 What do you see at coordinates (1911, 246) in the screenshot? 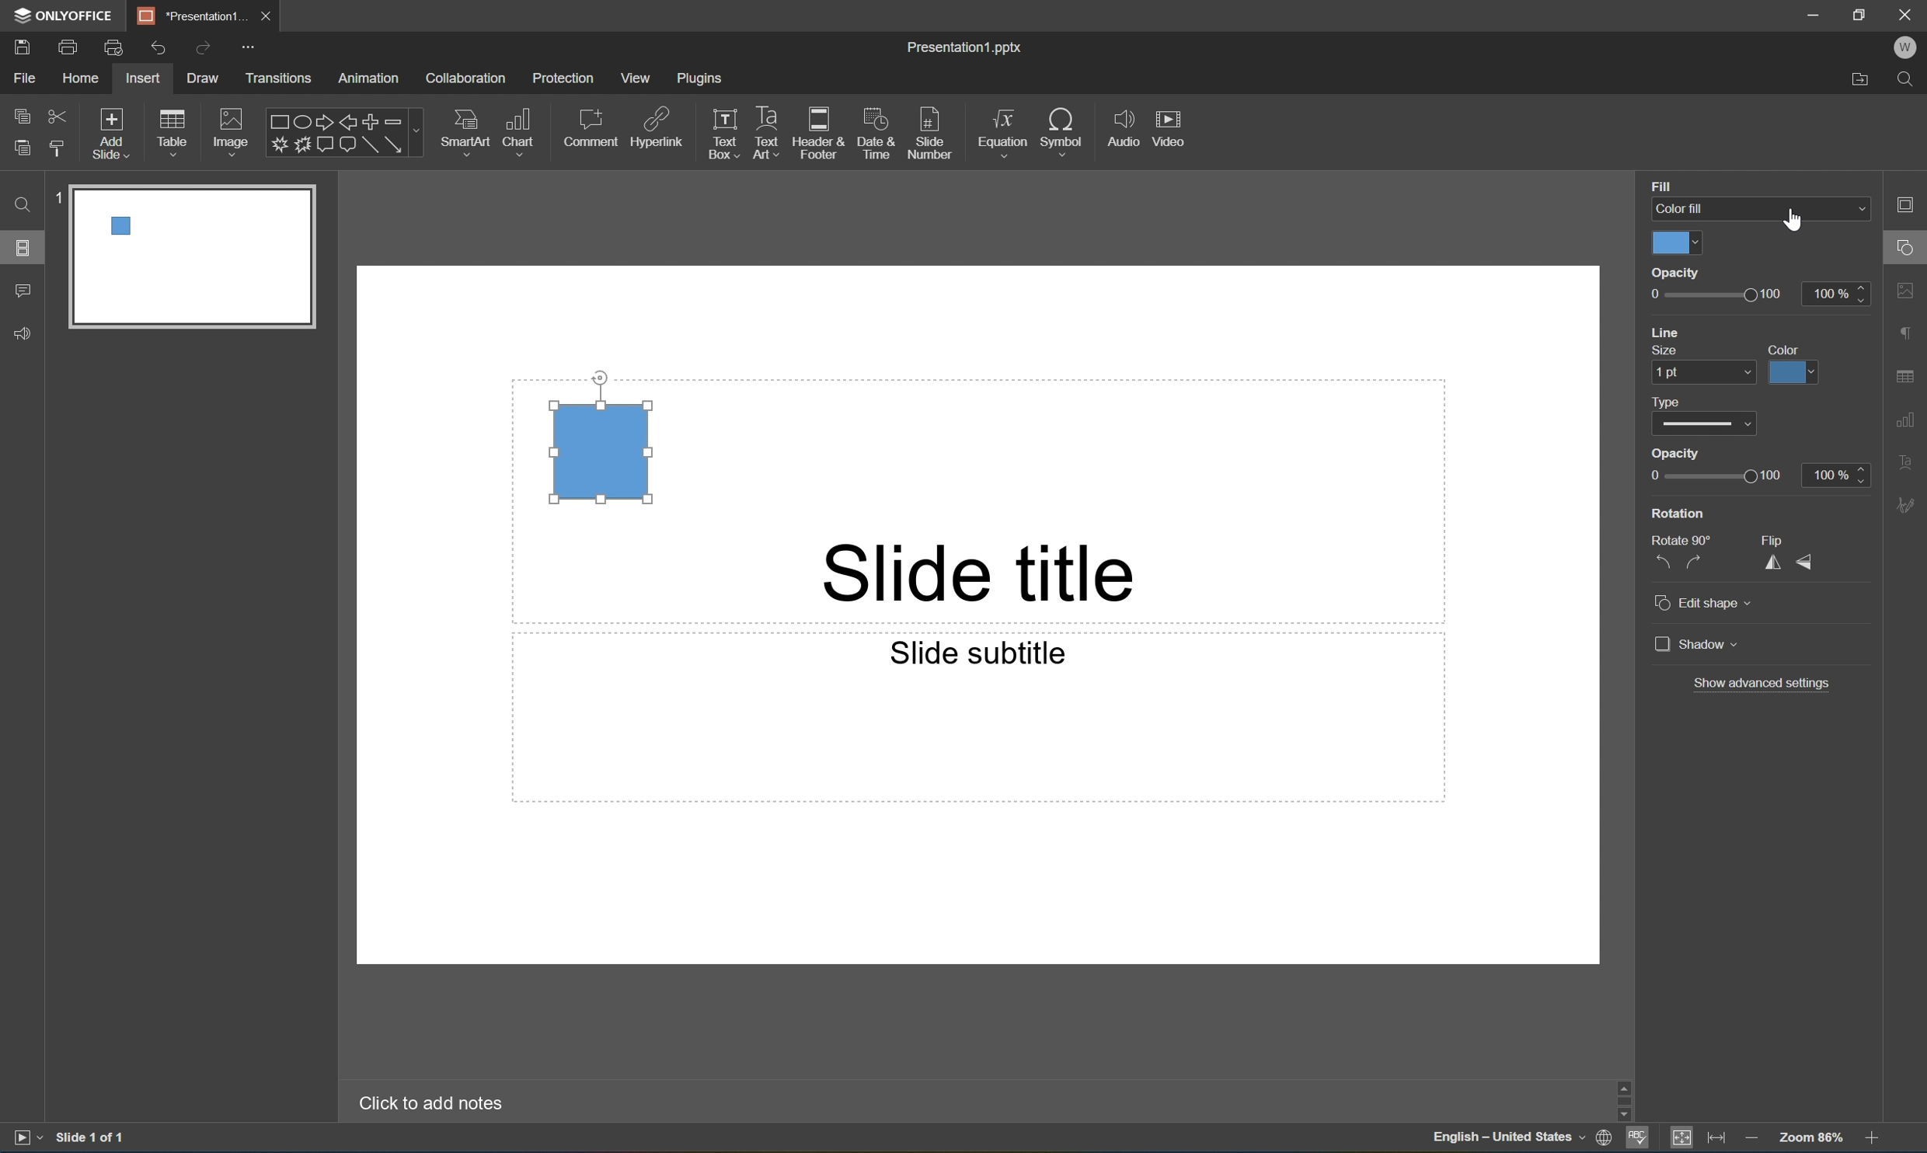
I see `Shape settings` at bounding box center [1911, 246].